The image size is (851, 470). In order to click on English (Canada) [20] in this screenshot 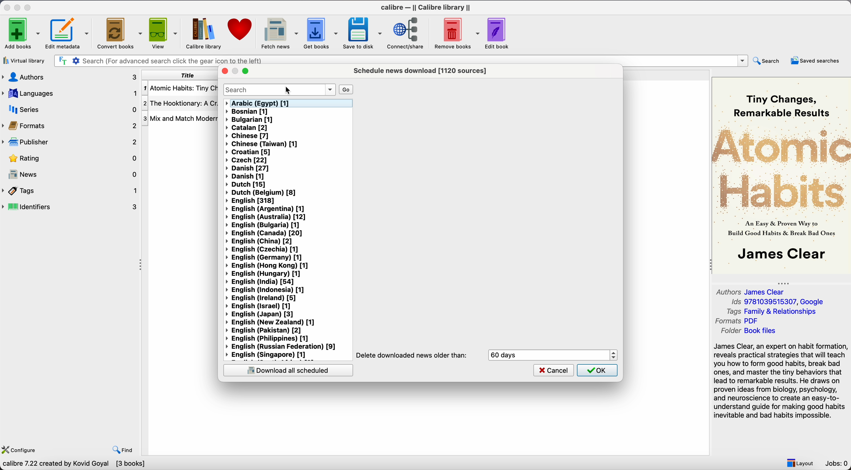, I will do `click(264, 233)`.